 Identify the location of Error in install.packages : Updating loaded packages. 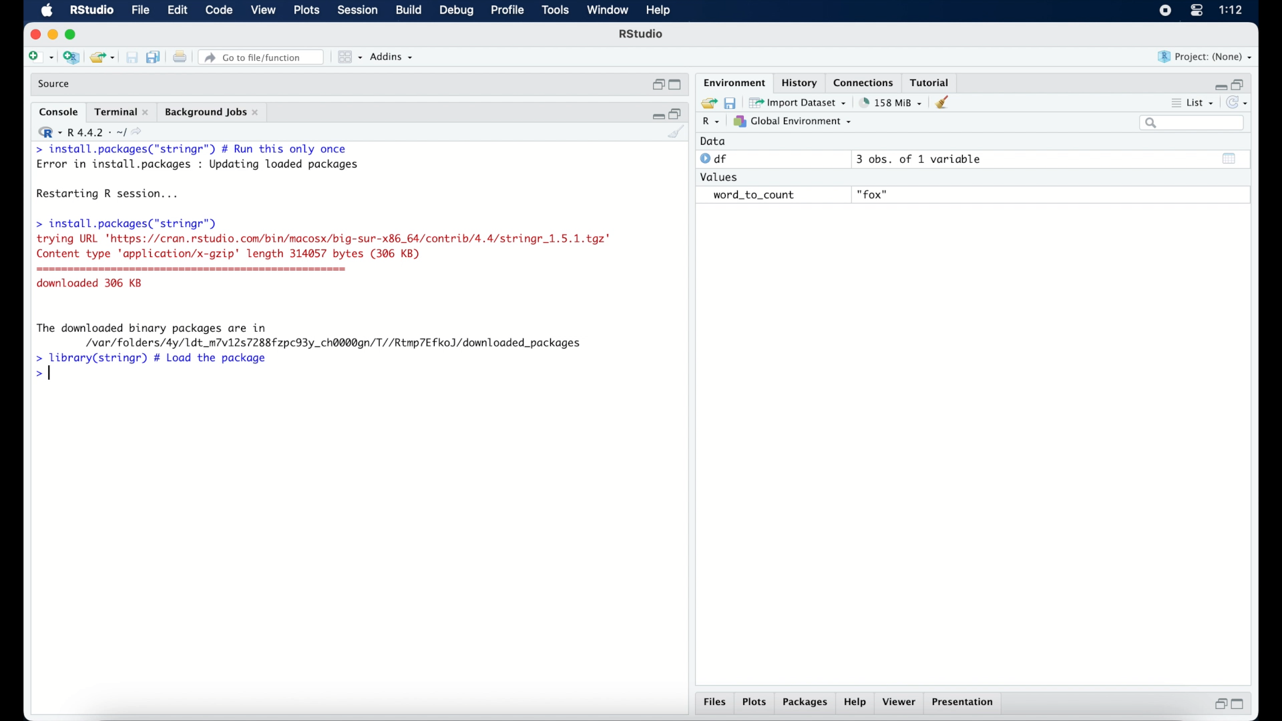
(198, 164).